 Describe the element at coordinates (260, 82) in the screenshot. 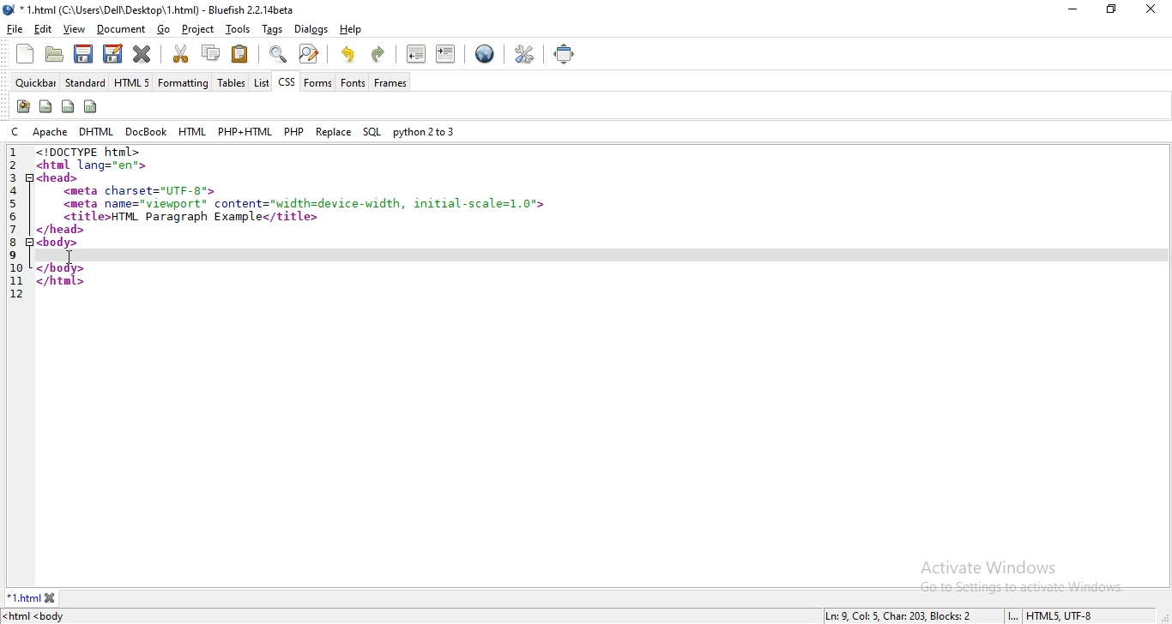

I see `list` at that location.